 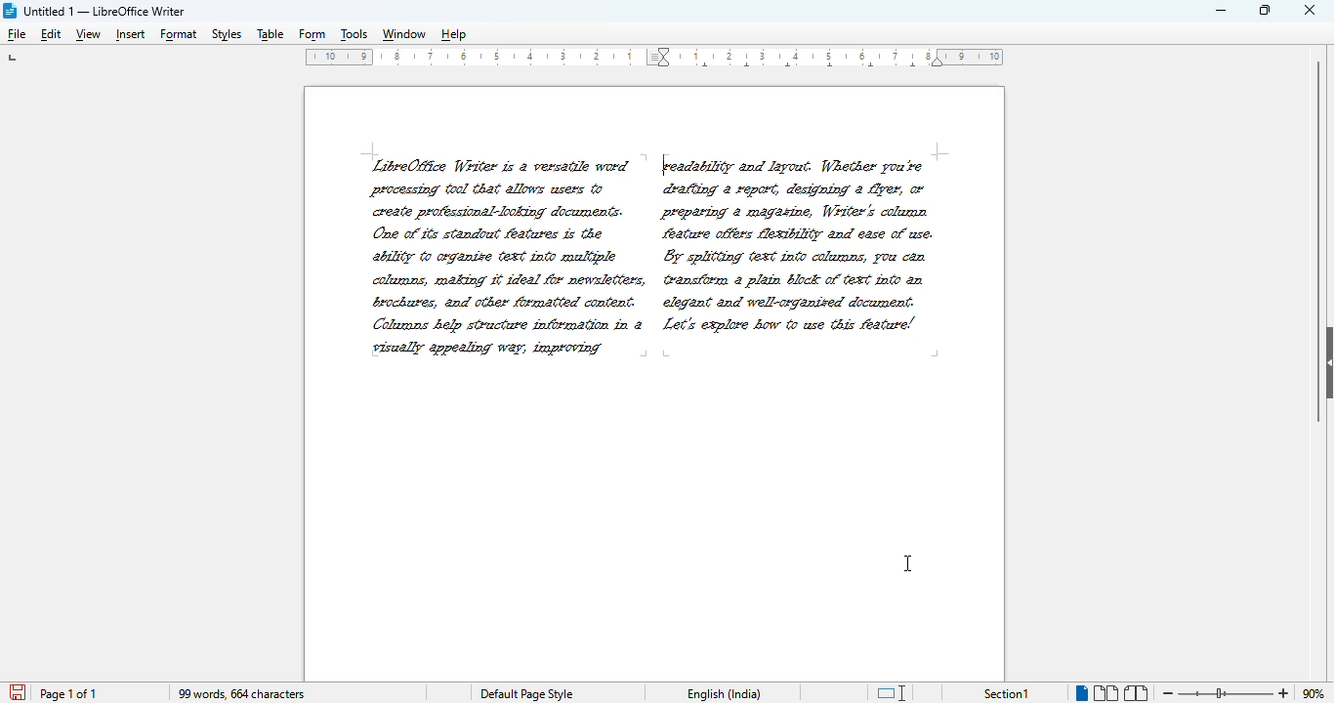 I want to click on maximize, so click(x=1265, y=10).